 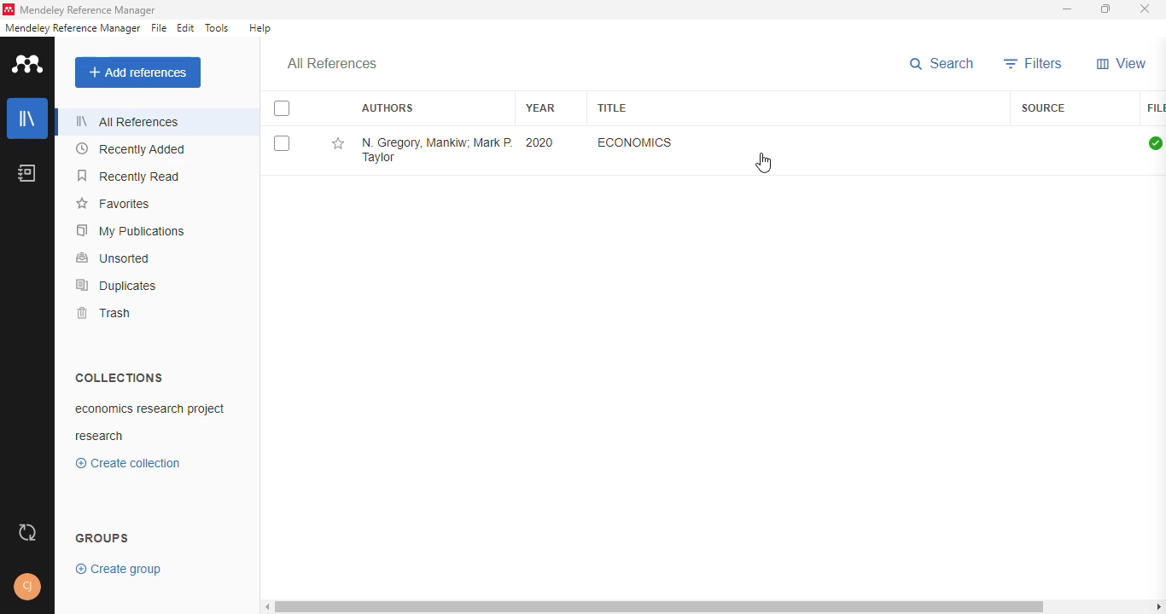 I want to click on horizontal scroll bar, so click(x=658, y=606).